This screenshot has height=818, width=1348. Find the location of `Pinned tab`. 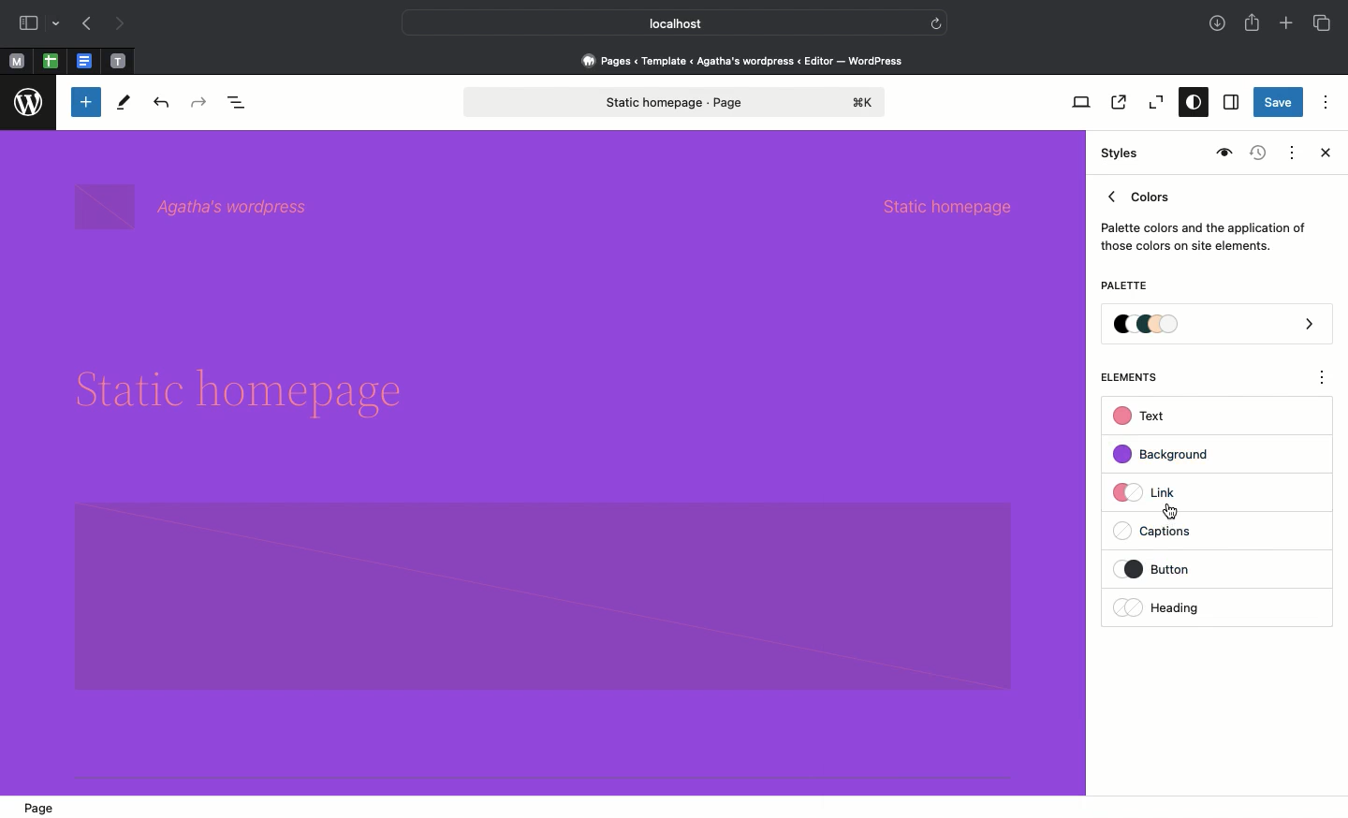

Pinned tab is located at coordinates (16, 62).